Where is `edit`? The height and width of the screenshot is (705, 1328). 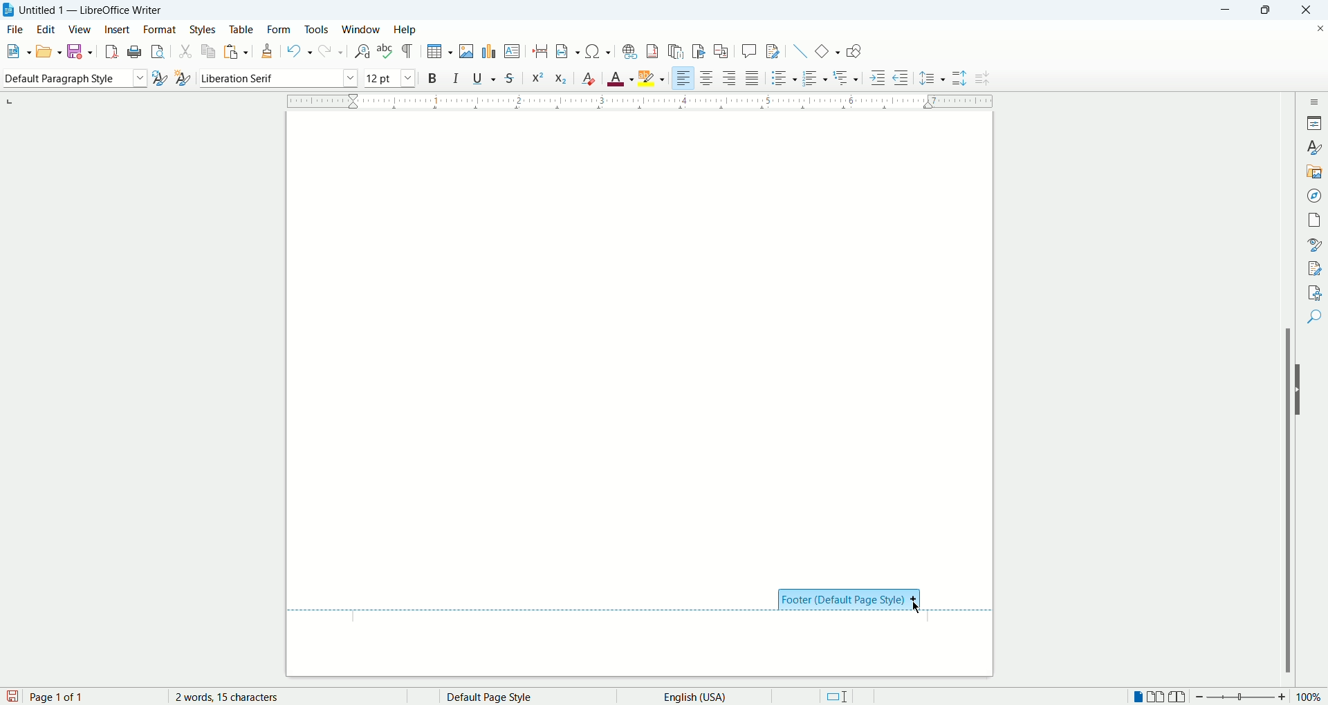 edit is located at coordinates (48, 29).